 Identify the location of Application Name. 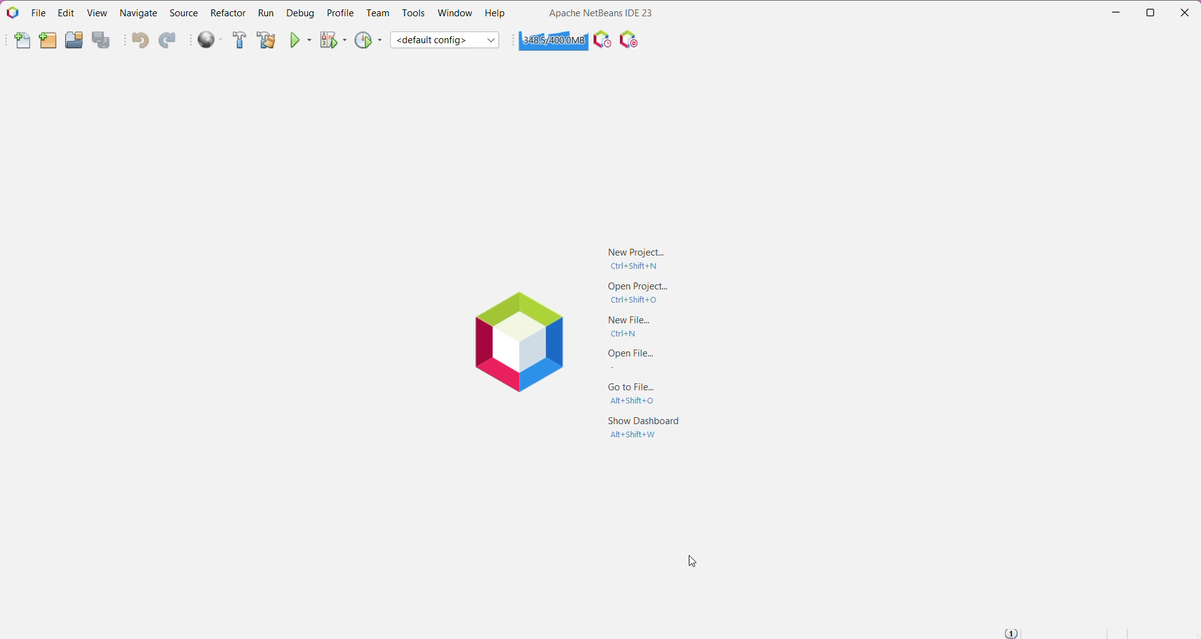
(600, 13).